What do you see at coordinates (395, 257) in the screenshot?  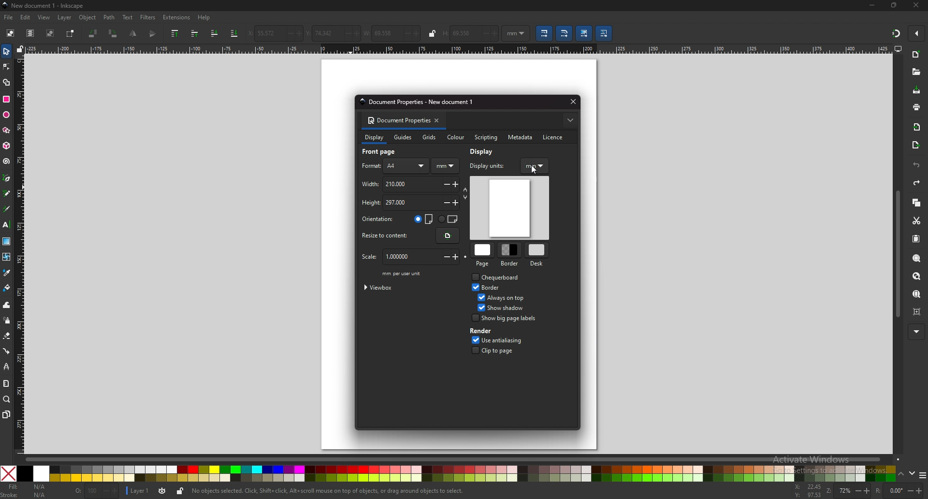 I see `scale` at bounding box center [395, 257].